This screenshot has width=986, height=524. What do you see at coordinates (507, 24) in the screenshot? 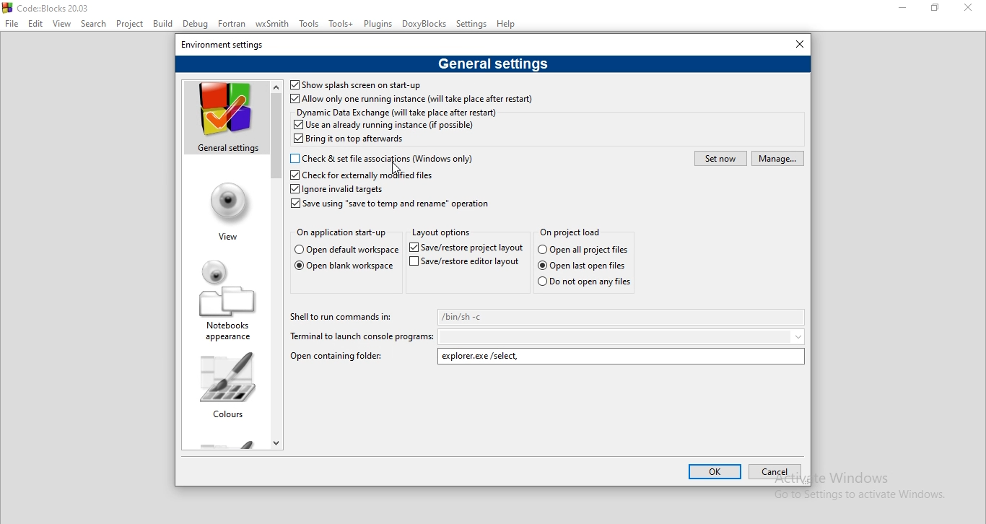
I see `Help` at bounding box center [507, 24].